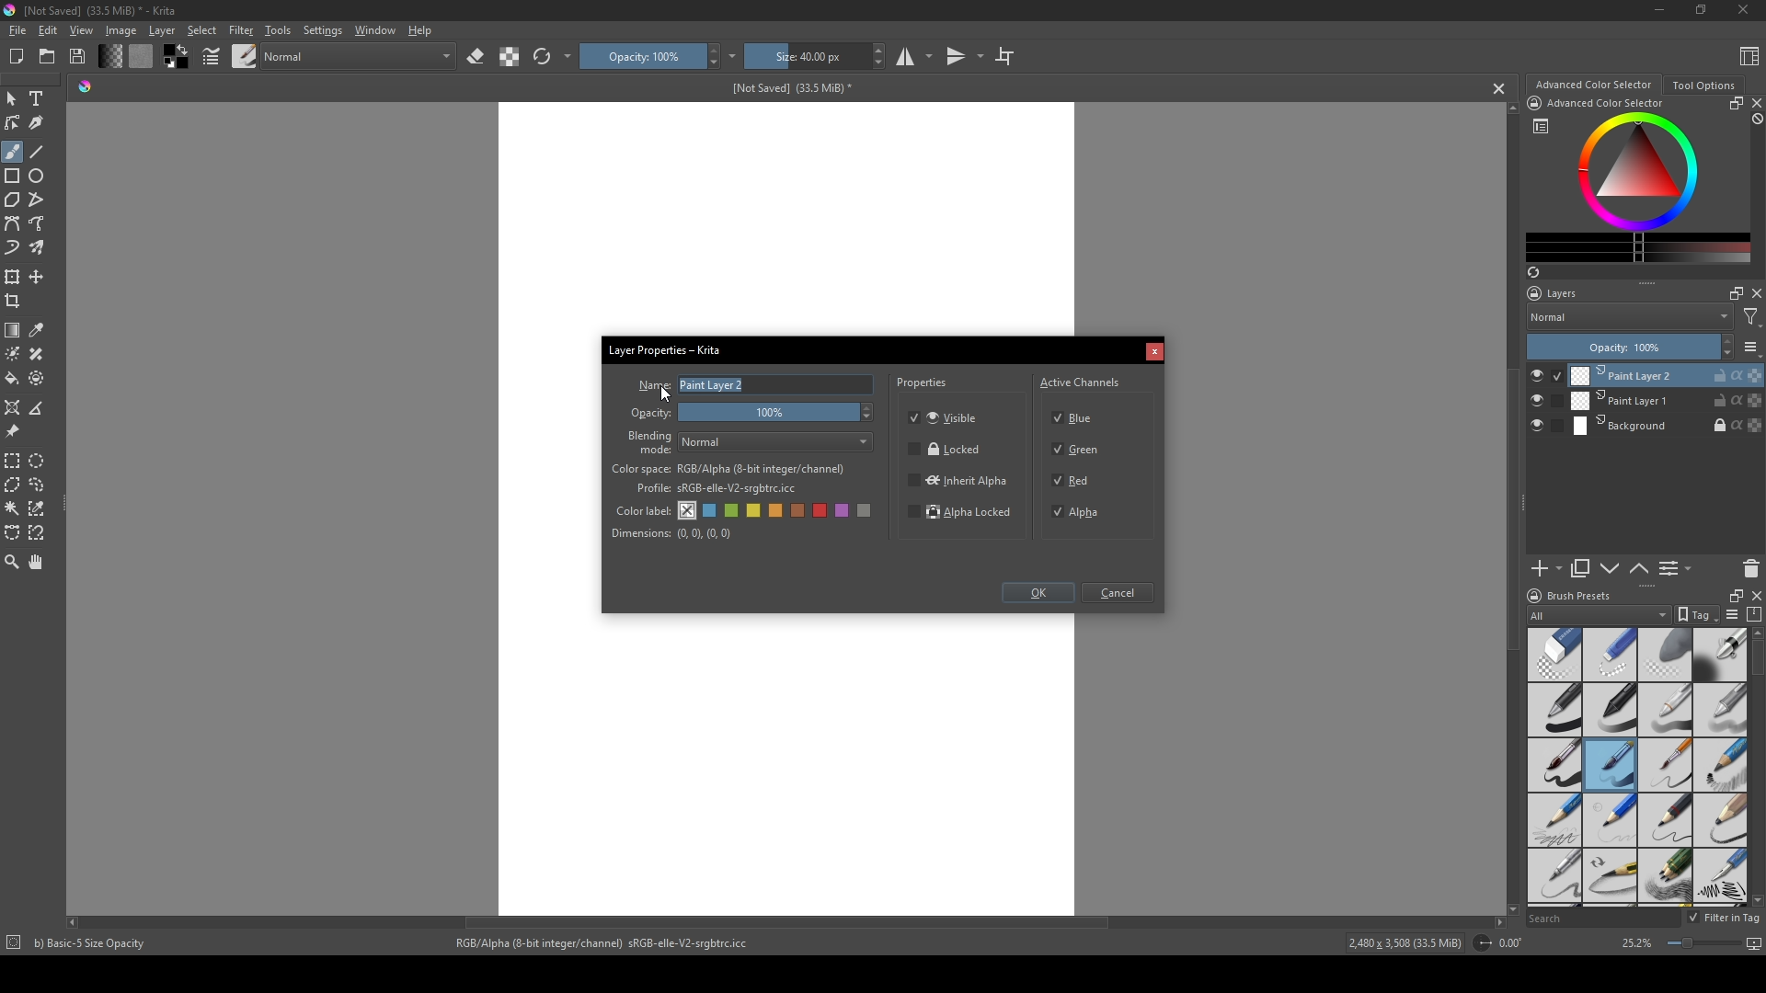 The height and width of the screenshot is (993, 1766). I want to click on Green, so click(1078, 451).